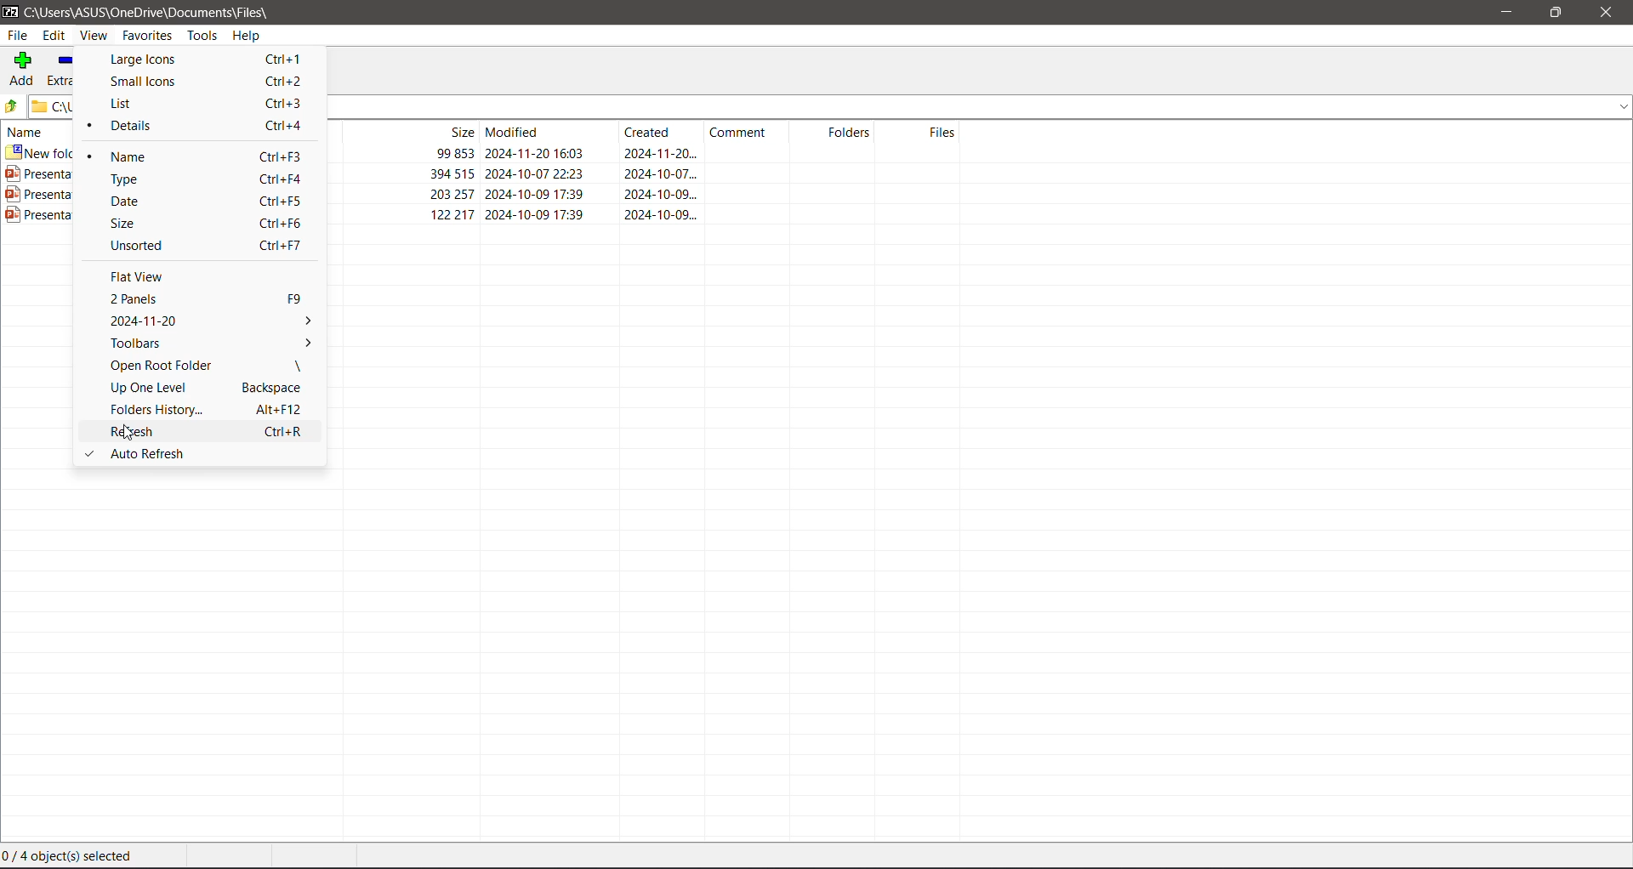 This screenshot has width=1633, height=869. What do you see at coordinates (151, 82) in the screenshot?
I see `Small Icons` at bounding box center [151, 82].